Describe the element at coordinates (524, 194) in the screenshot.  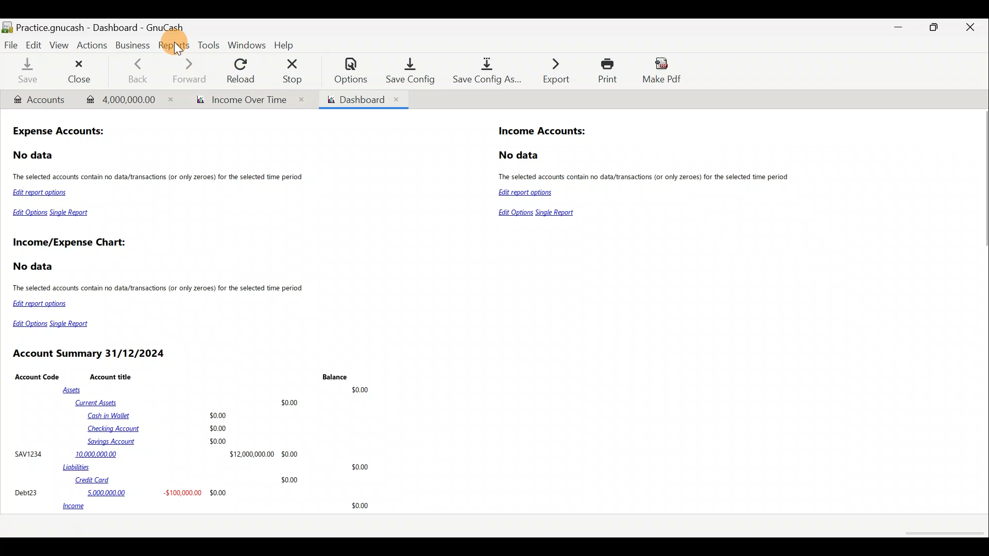
I see `Edit report options` at that location.